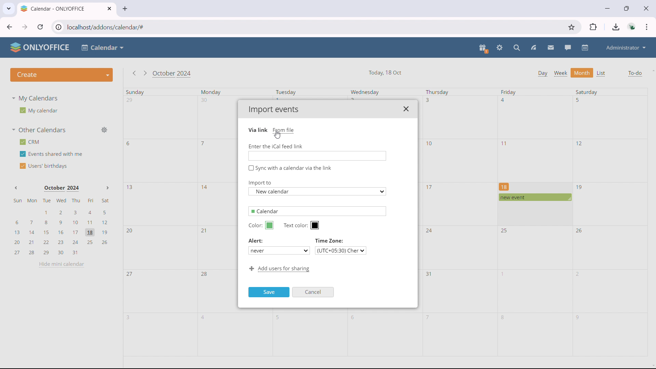  What do you see at coordinates (206, 187) in the screenshot?
I see `14` at bounding box center [206, 187].